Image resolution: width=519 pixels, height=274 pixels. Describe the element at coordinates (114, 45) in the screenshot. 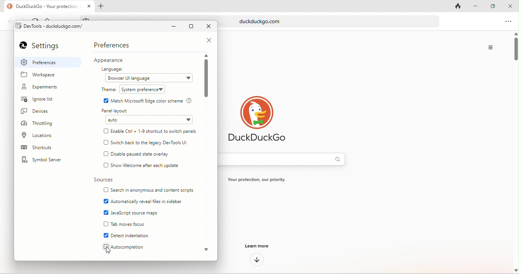

I see `preferences` at that location.